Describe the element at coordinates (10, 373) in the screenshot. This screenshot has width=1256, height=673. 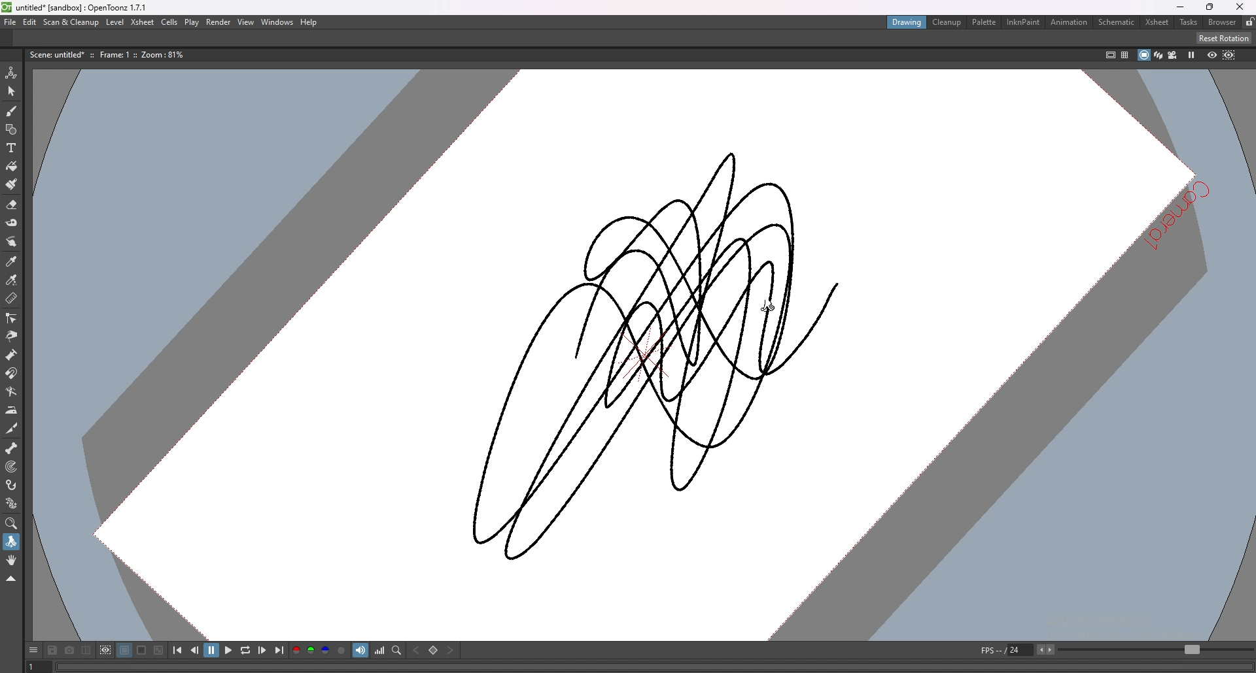
I see `magnet` at that location.